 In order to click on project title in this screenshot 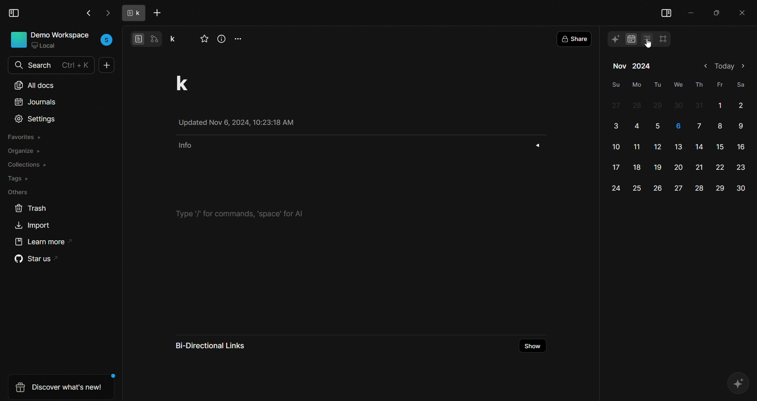, I will do `click(191, 83)`.